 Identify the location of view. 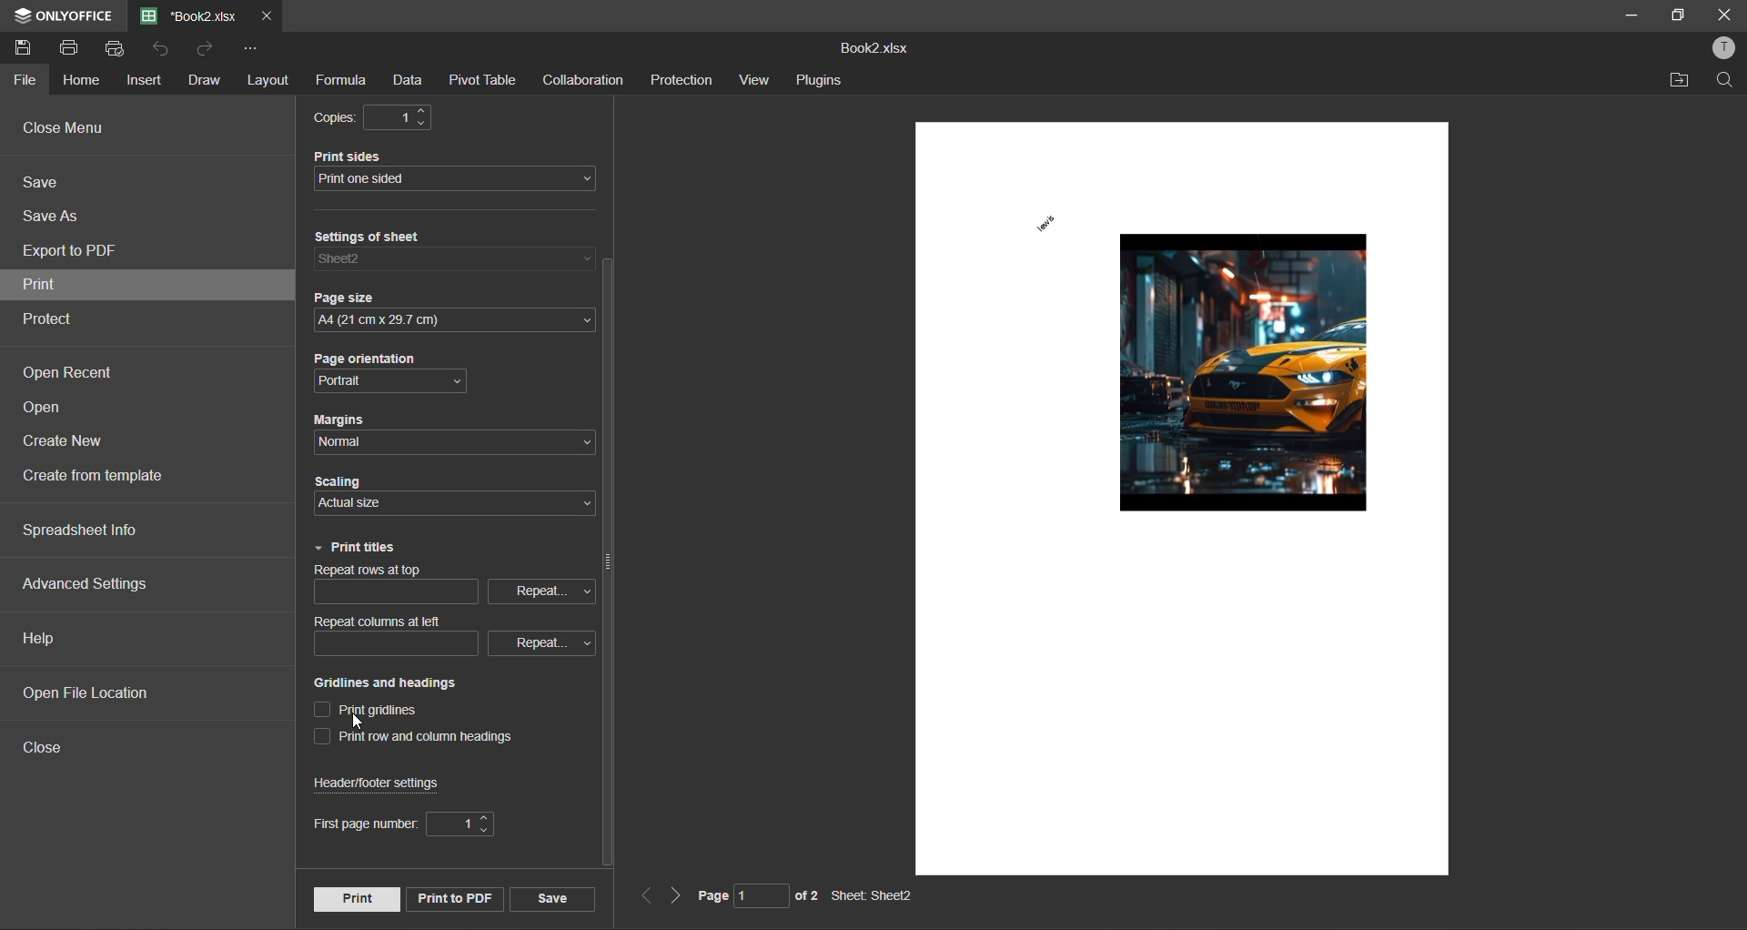
(752, 79).